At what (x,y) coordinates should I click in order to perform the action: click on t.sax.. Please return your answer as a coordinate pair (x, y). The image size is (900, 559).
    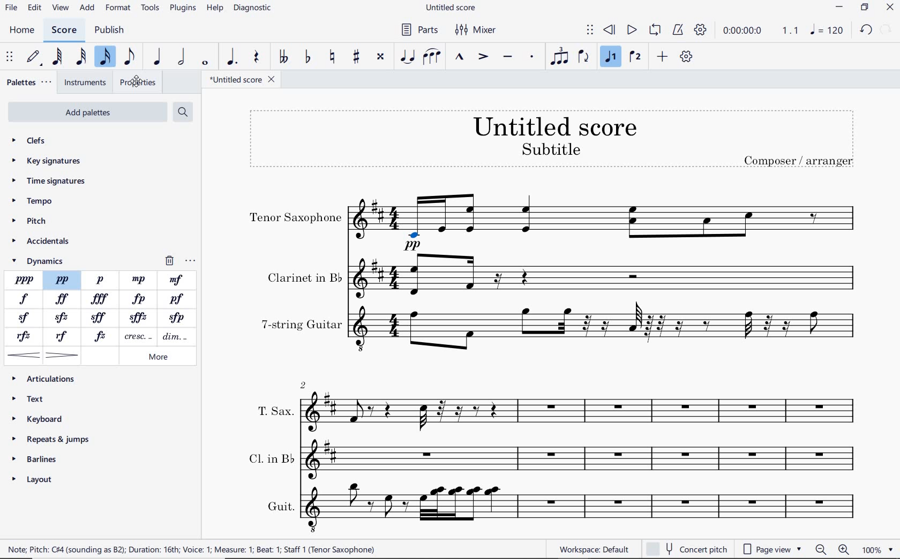
    Looking at the image, I should click on (585, 409).